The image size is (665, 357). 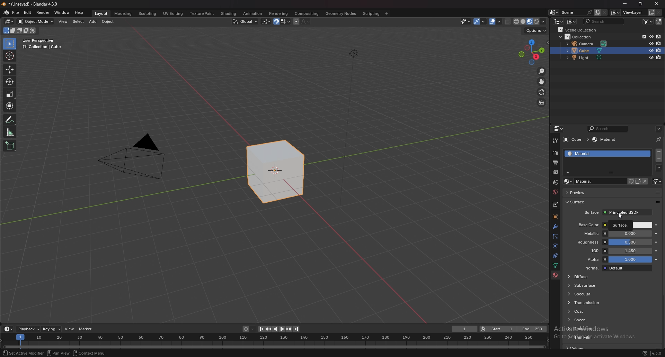 I want to click on disable in renders, so click(x=659, y=37).